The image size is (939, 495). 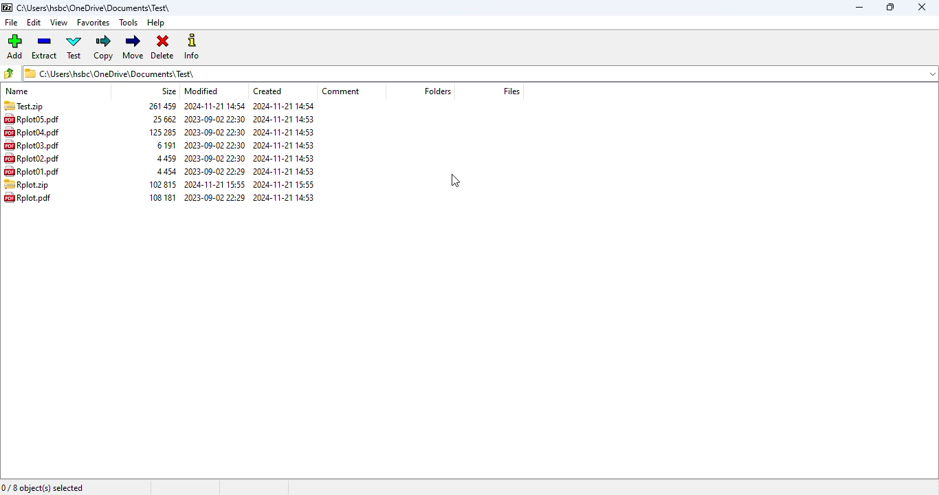 I want to click on minimize, so click(x=860, y=8).